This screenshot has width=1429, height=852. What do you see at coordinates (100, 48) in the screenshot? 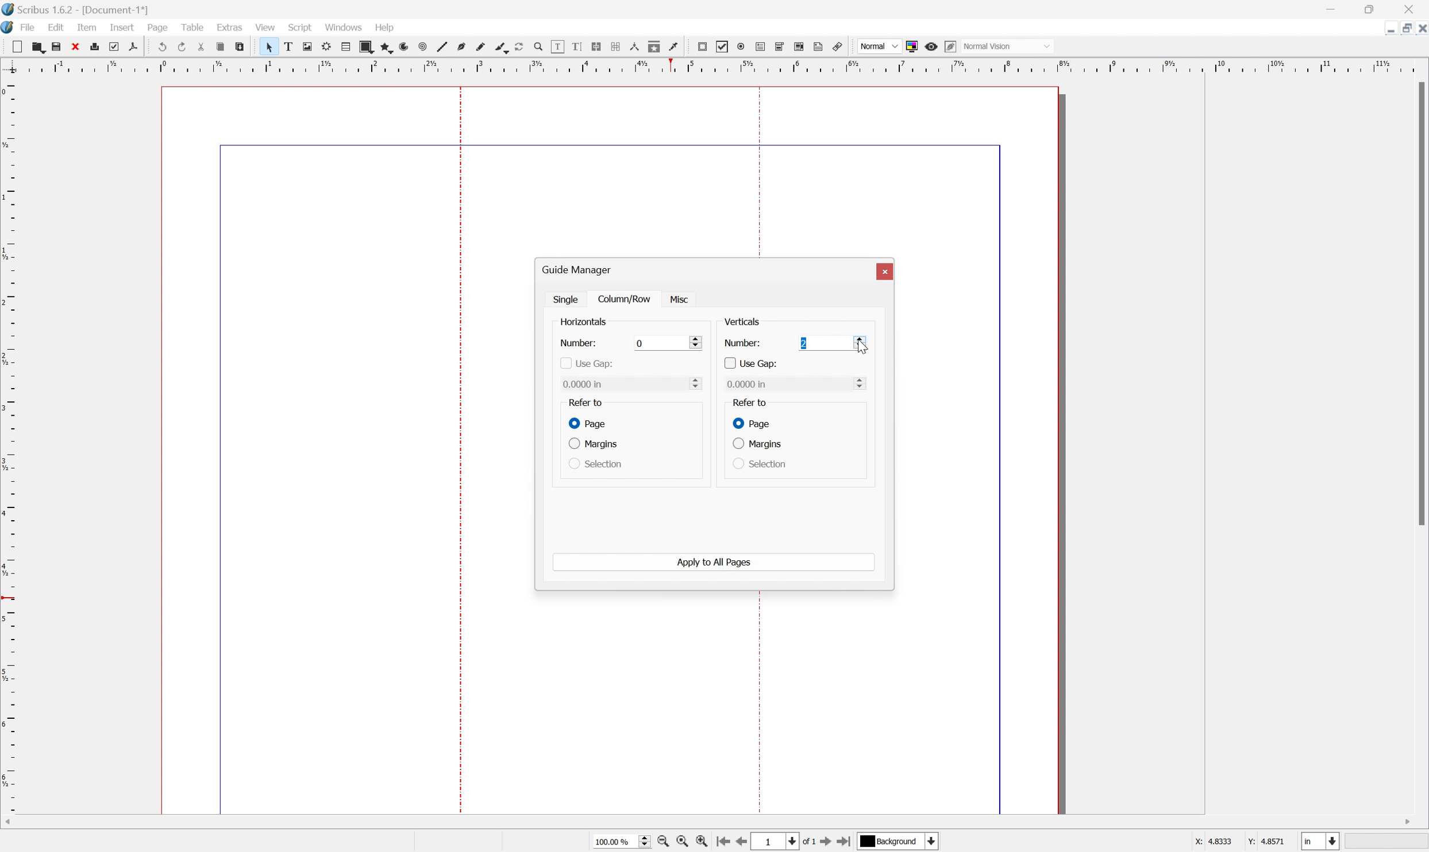
I see `print` at bounding box center [100, 48].